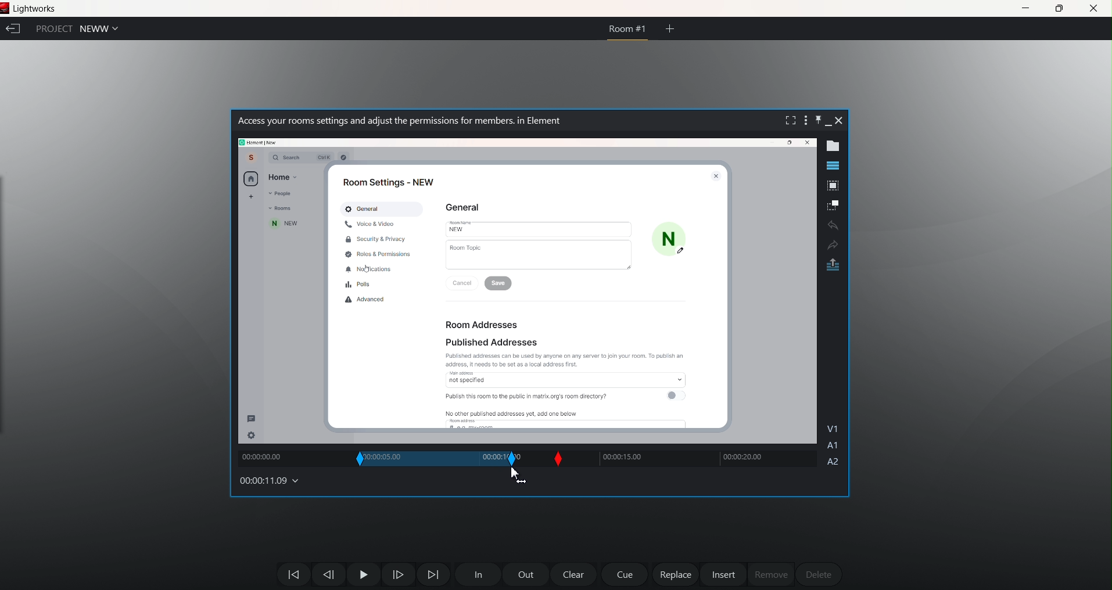 Image resolution: width=1112 pixels, height=590 pixels. Describe the element at coordinates (835, 225) in the screenshot. I see `undo` at that location.